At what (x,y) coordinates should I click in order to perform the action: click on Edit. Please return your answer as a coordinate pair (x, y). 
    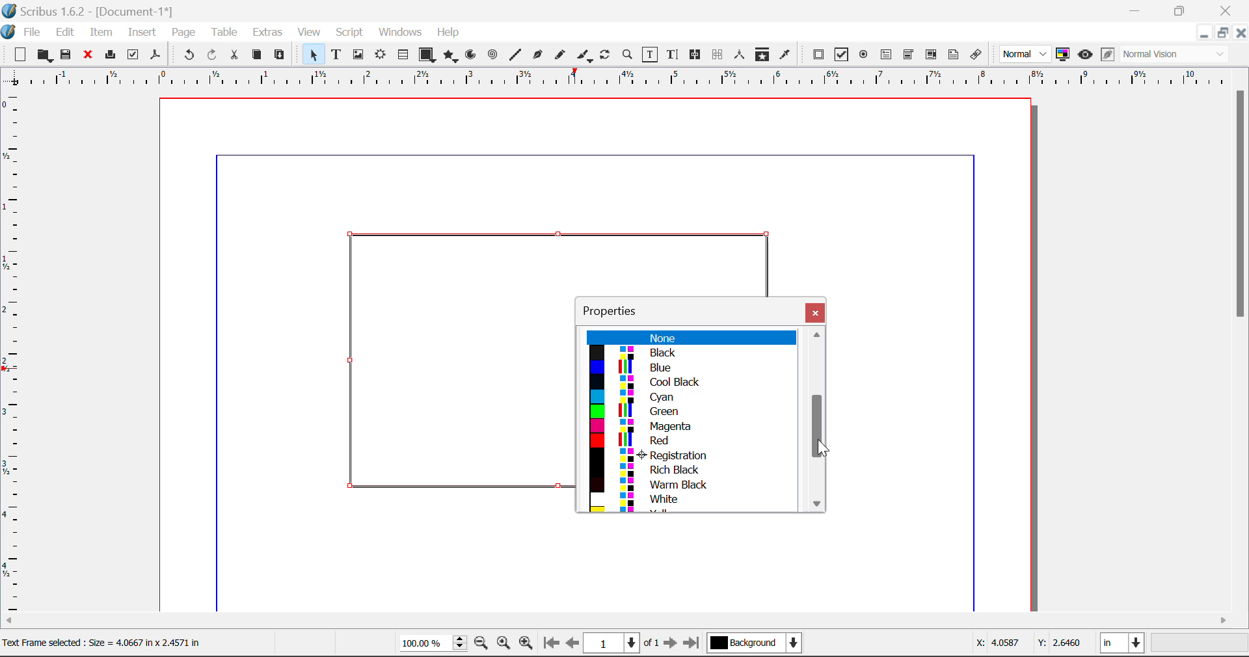
    Looking at the image, I should click on (65, 31).